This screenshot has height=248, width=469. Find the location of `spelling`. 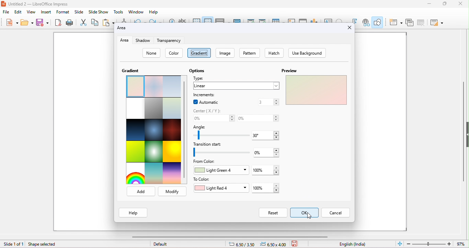

spelling is located at coordinates (182, 20).